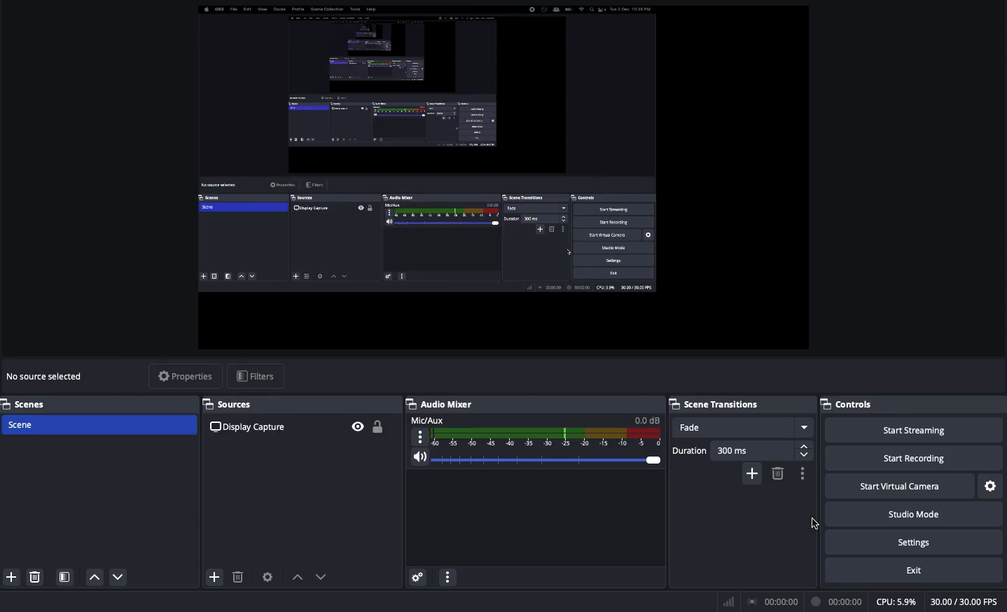 The image size is (1007, 612). What do you see at coordinates (295, 577) in the screenshot?
I see `Move up` at bounding box center [295, 577].